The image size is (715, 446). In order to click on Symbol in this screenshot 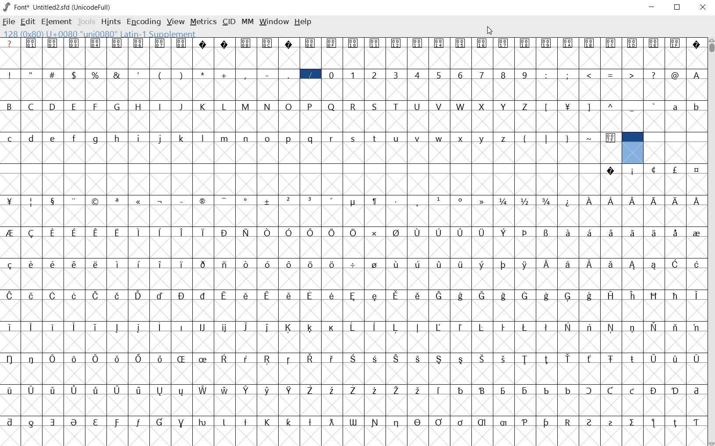, I will do `click(441, 43)`.